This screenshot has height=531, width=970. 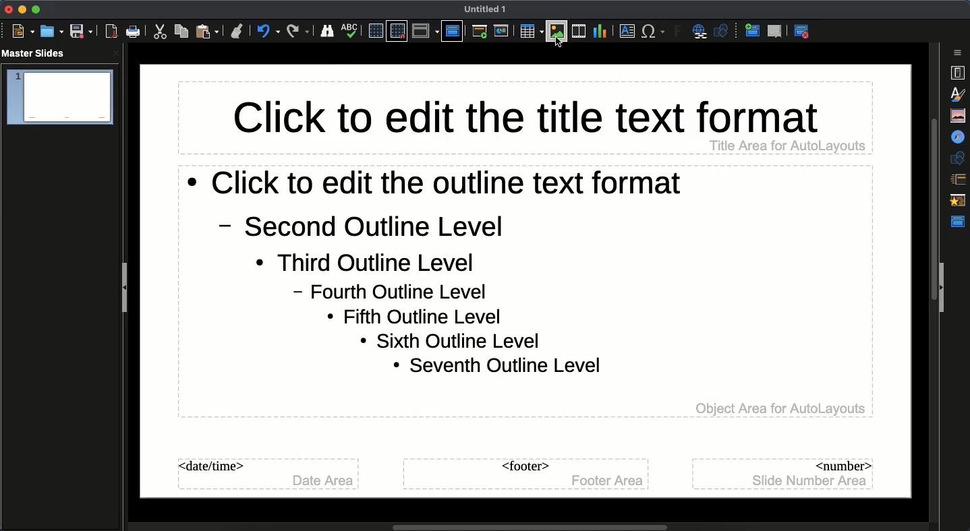 What do you see at coordinates (327, 32) in the screenshot?
I see `Finder` at bounding box center [327, 32].